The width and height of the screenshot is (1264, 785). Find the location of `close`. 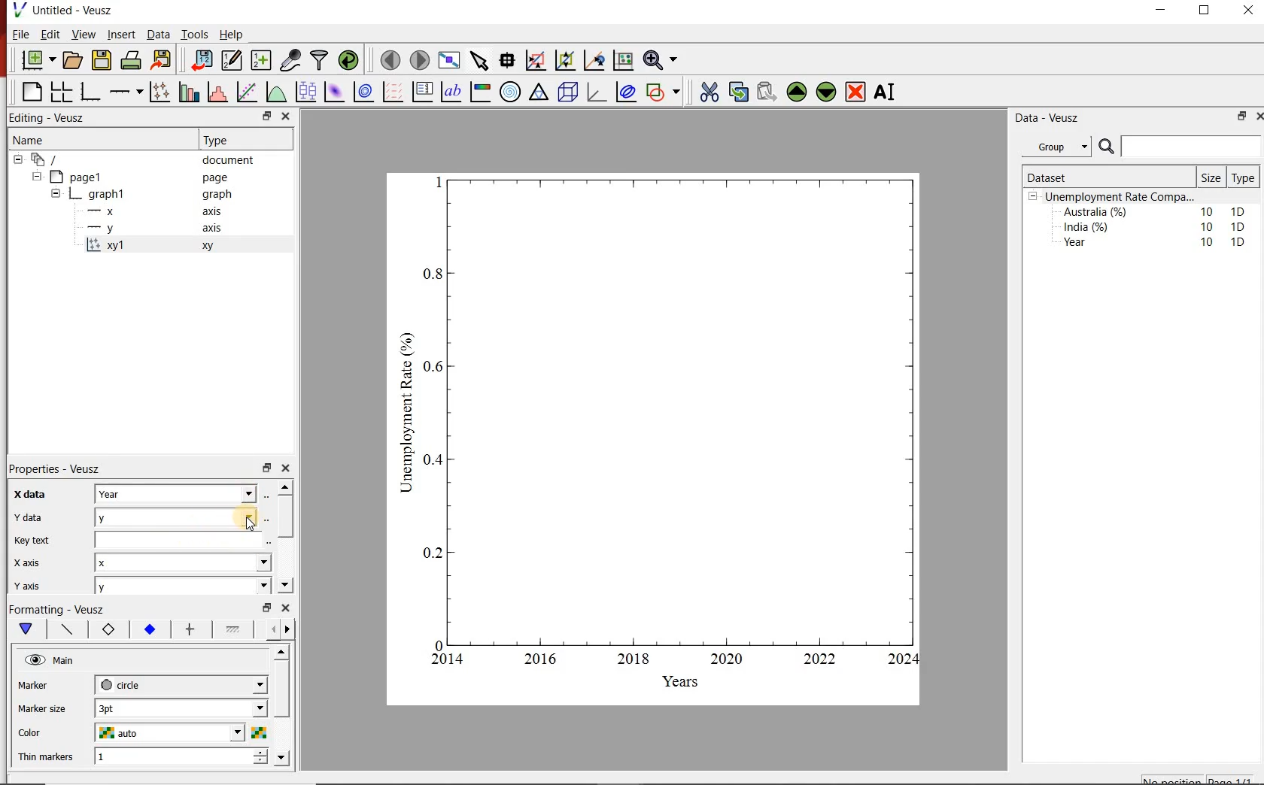

close is located at coordinates (1259, 115).